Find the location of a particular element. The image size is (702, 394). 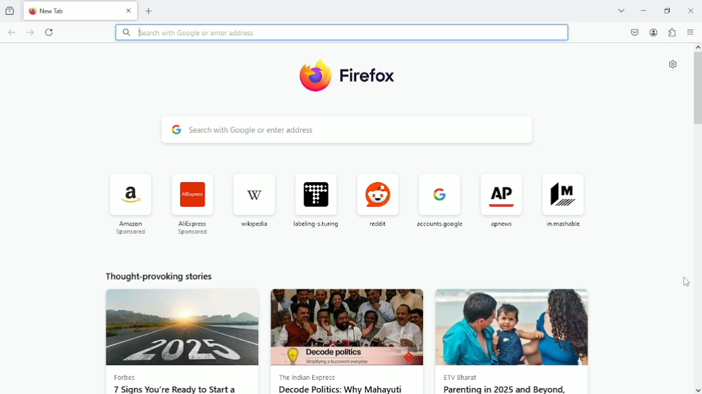

forbes is located at coordinates (128, 378).